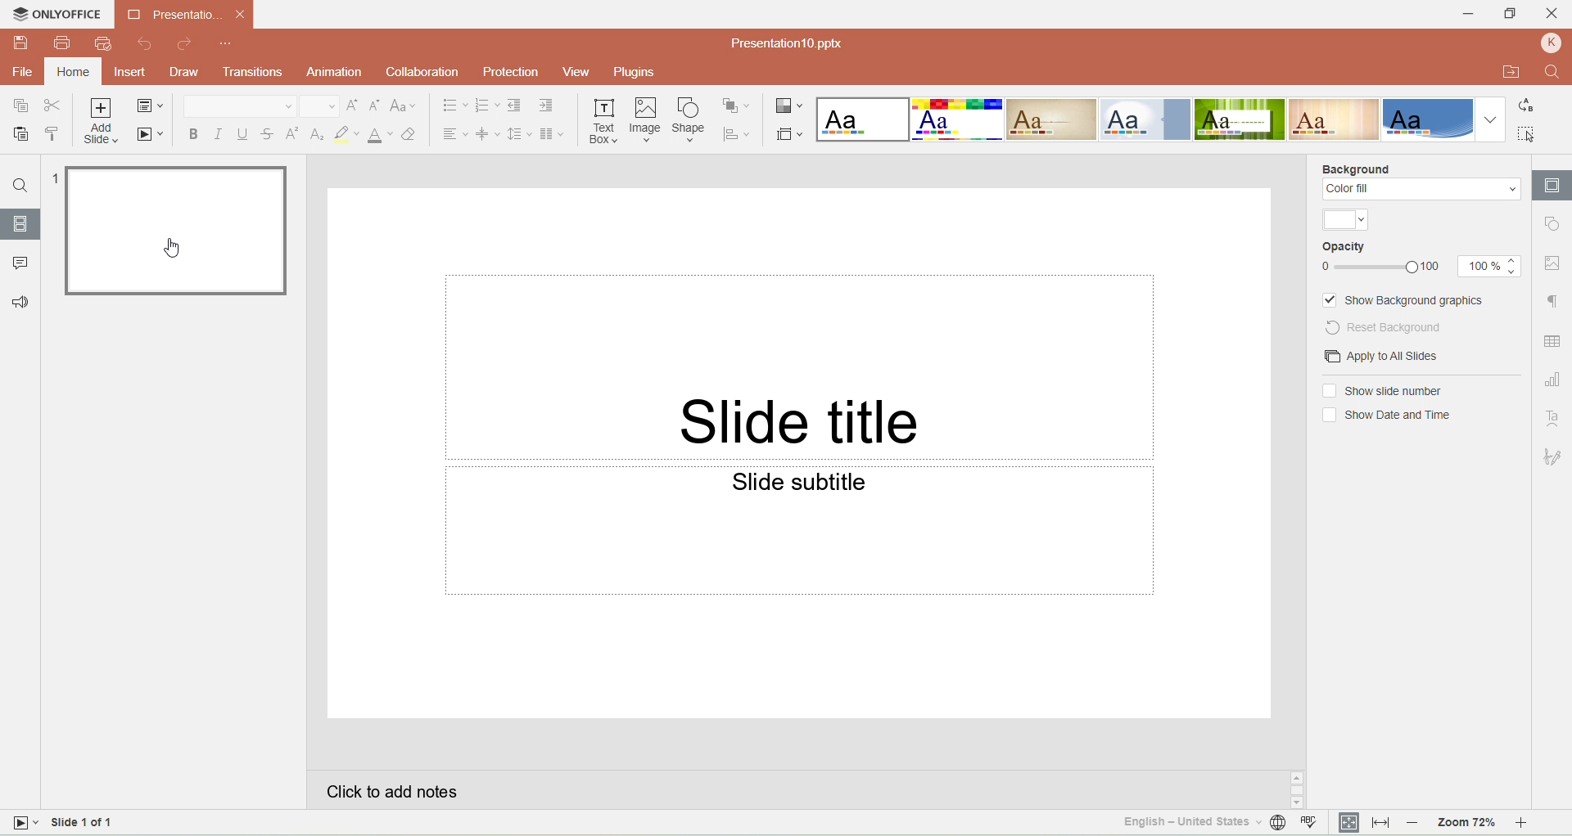  Describe the element at coordinates (316, 106) in the screenshot. I see `Font size` at that location.